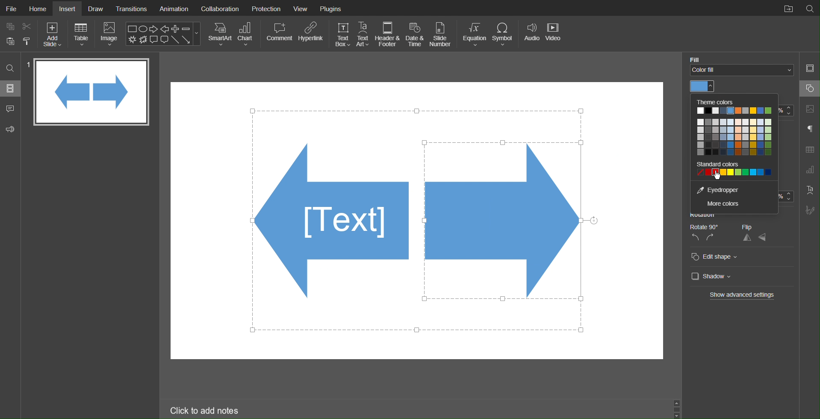 This screenshot has width=820, height=419. Describe the element at coordinates (809, 210) in the screenshot. I see `Signature` at that location.